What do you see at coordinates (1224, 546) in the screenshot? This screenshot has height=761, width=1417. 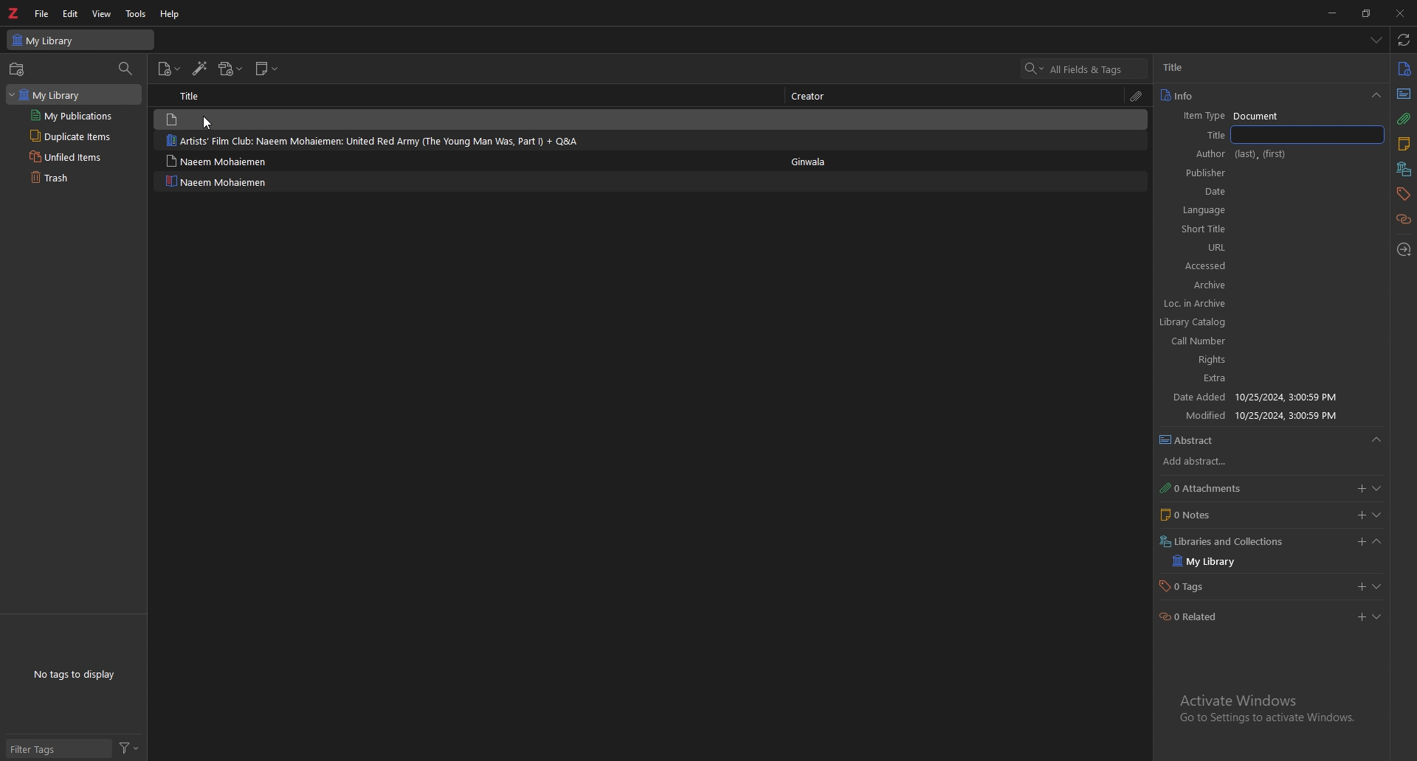 I see `extra` at bounding box center [1224, 546].